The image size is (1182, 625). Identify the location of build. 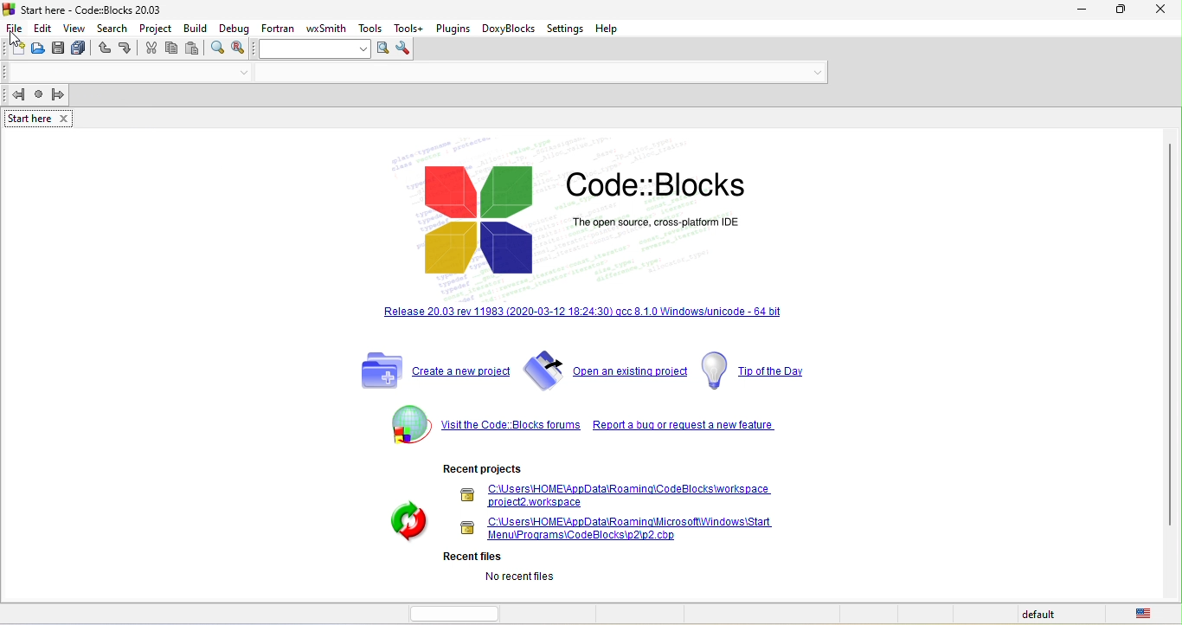
(196, 28).